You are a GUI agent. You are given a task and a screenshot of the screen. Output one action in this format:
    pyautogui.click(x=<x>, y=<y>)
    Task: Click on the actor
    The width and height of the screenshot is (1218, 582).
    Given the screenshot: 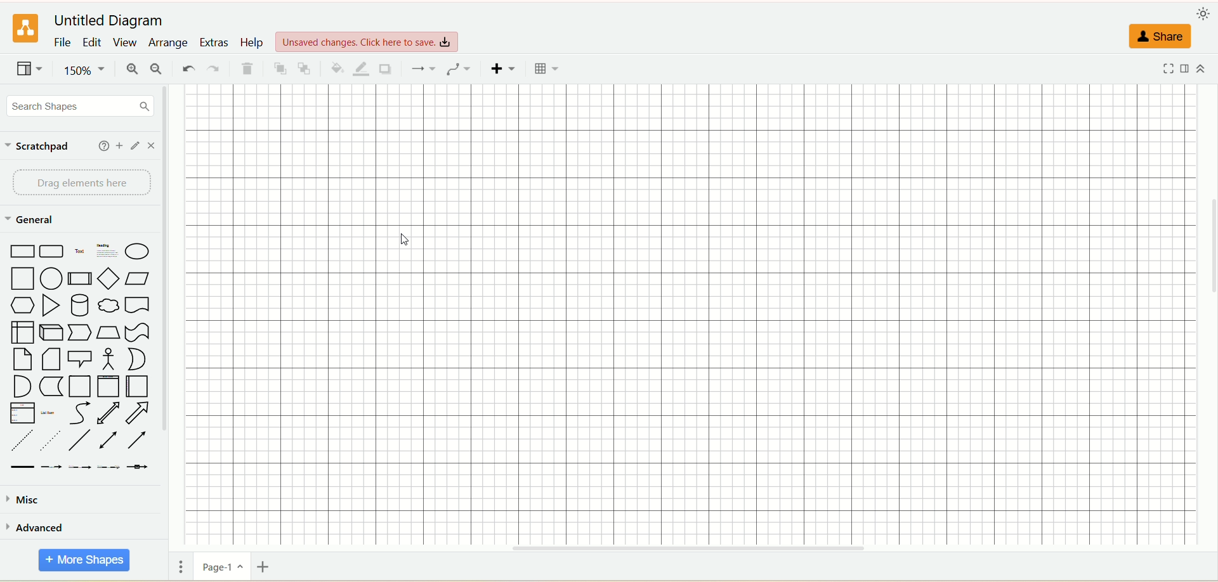 What is the action you would take?
    pyautogui.click(x=106, y=358)
    